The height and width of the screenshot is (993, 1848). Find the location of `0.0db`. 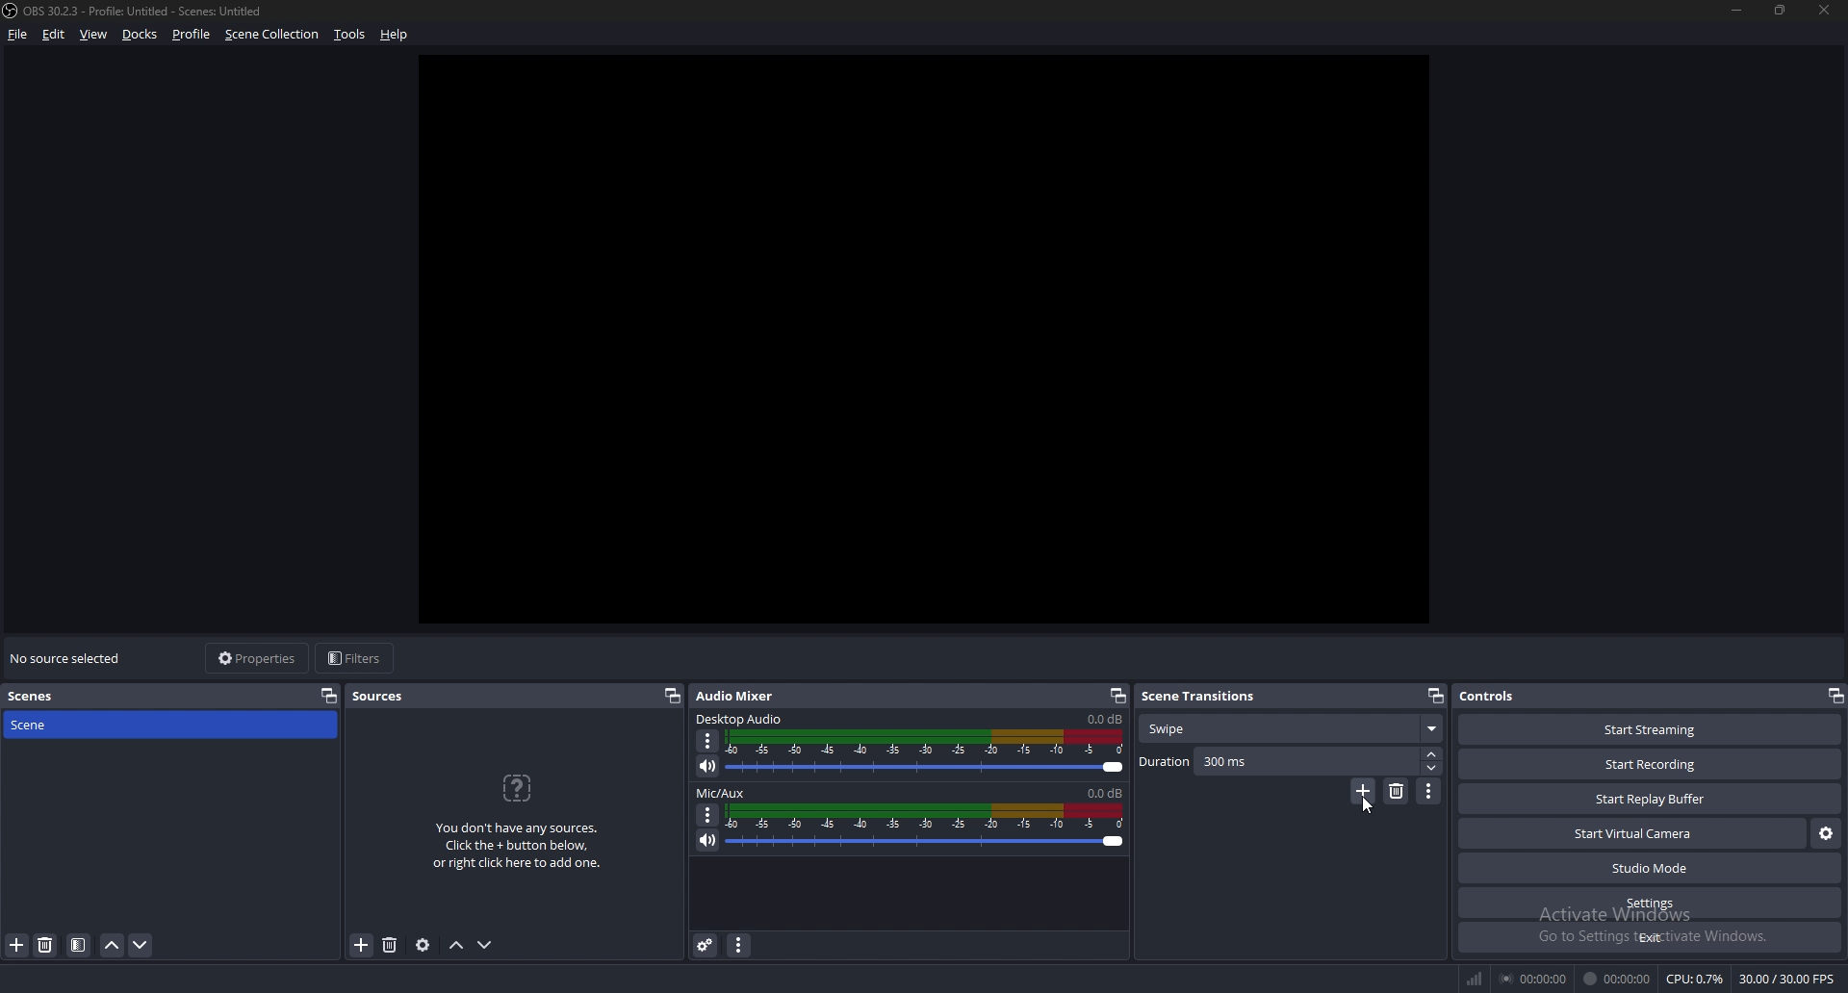

0.0db is located at coordinates (1104, 792).